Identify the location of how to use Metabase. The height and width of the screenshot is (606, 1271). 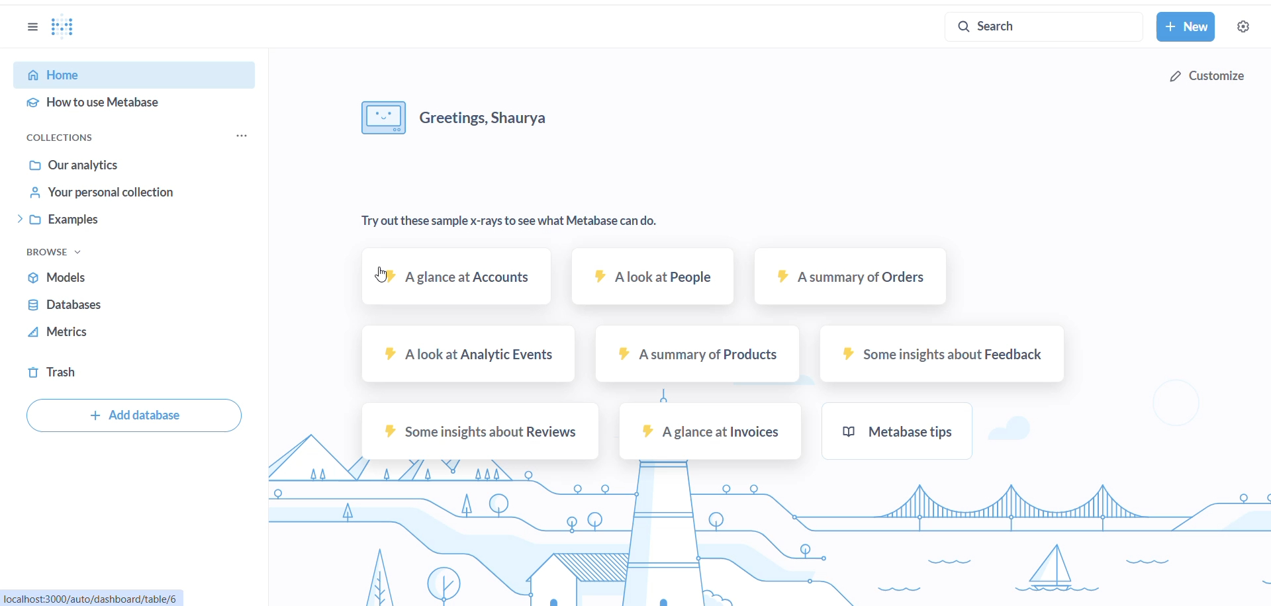
(133, 103).